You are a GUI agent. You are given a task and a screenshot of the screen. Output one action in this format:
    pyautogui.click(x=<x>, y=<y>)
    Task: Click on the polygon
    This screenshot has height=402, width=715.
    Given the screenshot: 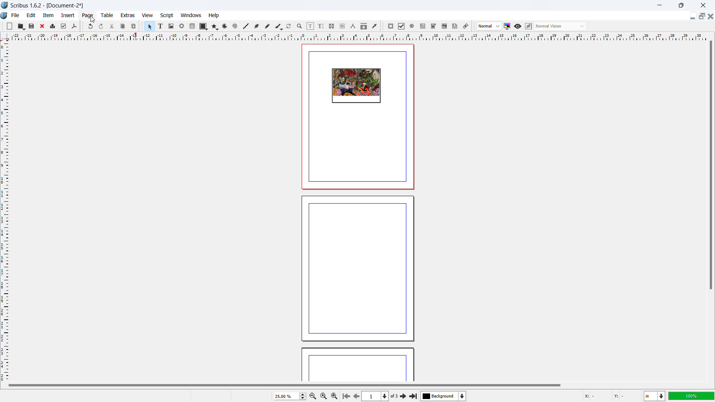 What is the action you would take?
    pyautogui.click(x=215, y=26)
    